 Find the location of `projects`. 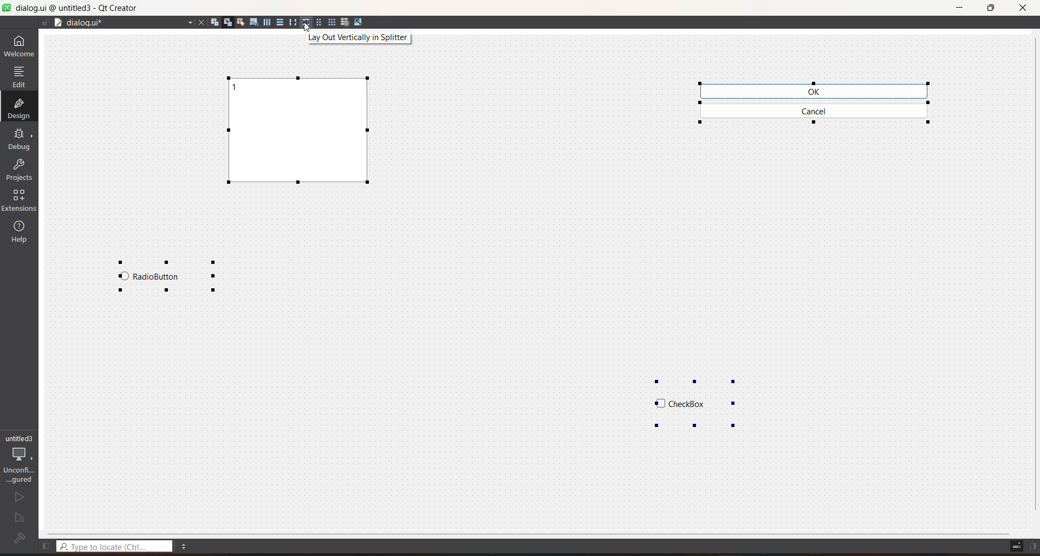

projects is located at coordinates (21, 168).